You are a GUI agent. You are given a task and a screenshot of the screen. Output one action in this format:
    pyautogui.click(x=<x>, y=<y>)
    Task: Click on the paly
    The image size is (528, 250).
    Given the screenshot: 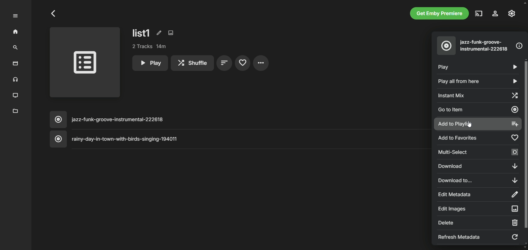 What is the action you would take?
    pyautogui.click(x=475, y=66)
    